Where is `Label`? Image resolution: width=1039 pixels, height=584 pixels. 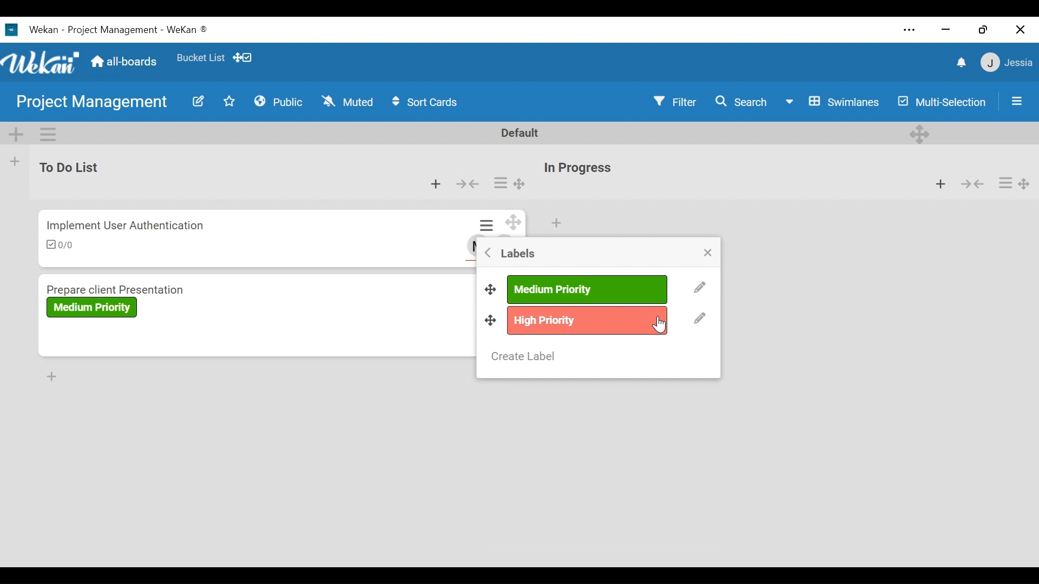 Label is located at coordinates (92, 307).